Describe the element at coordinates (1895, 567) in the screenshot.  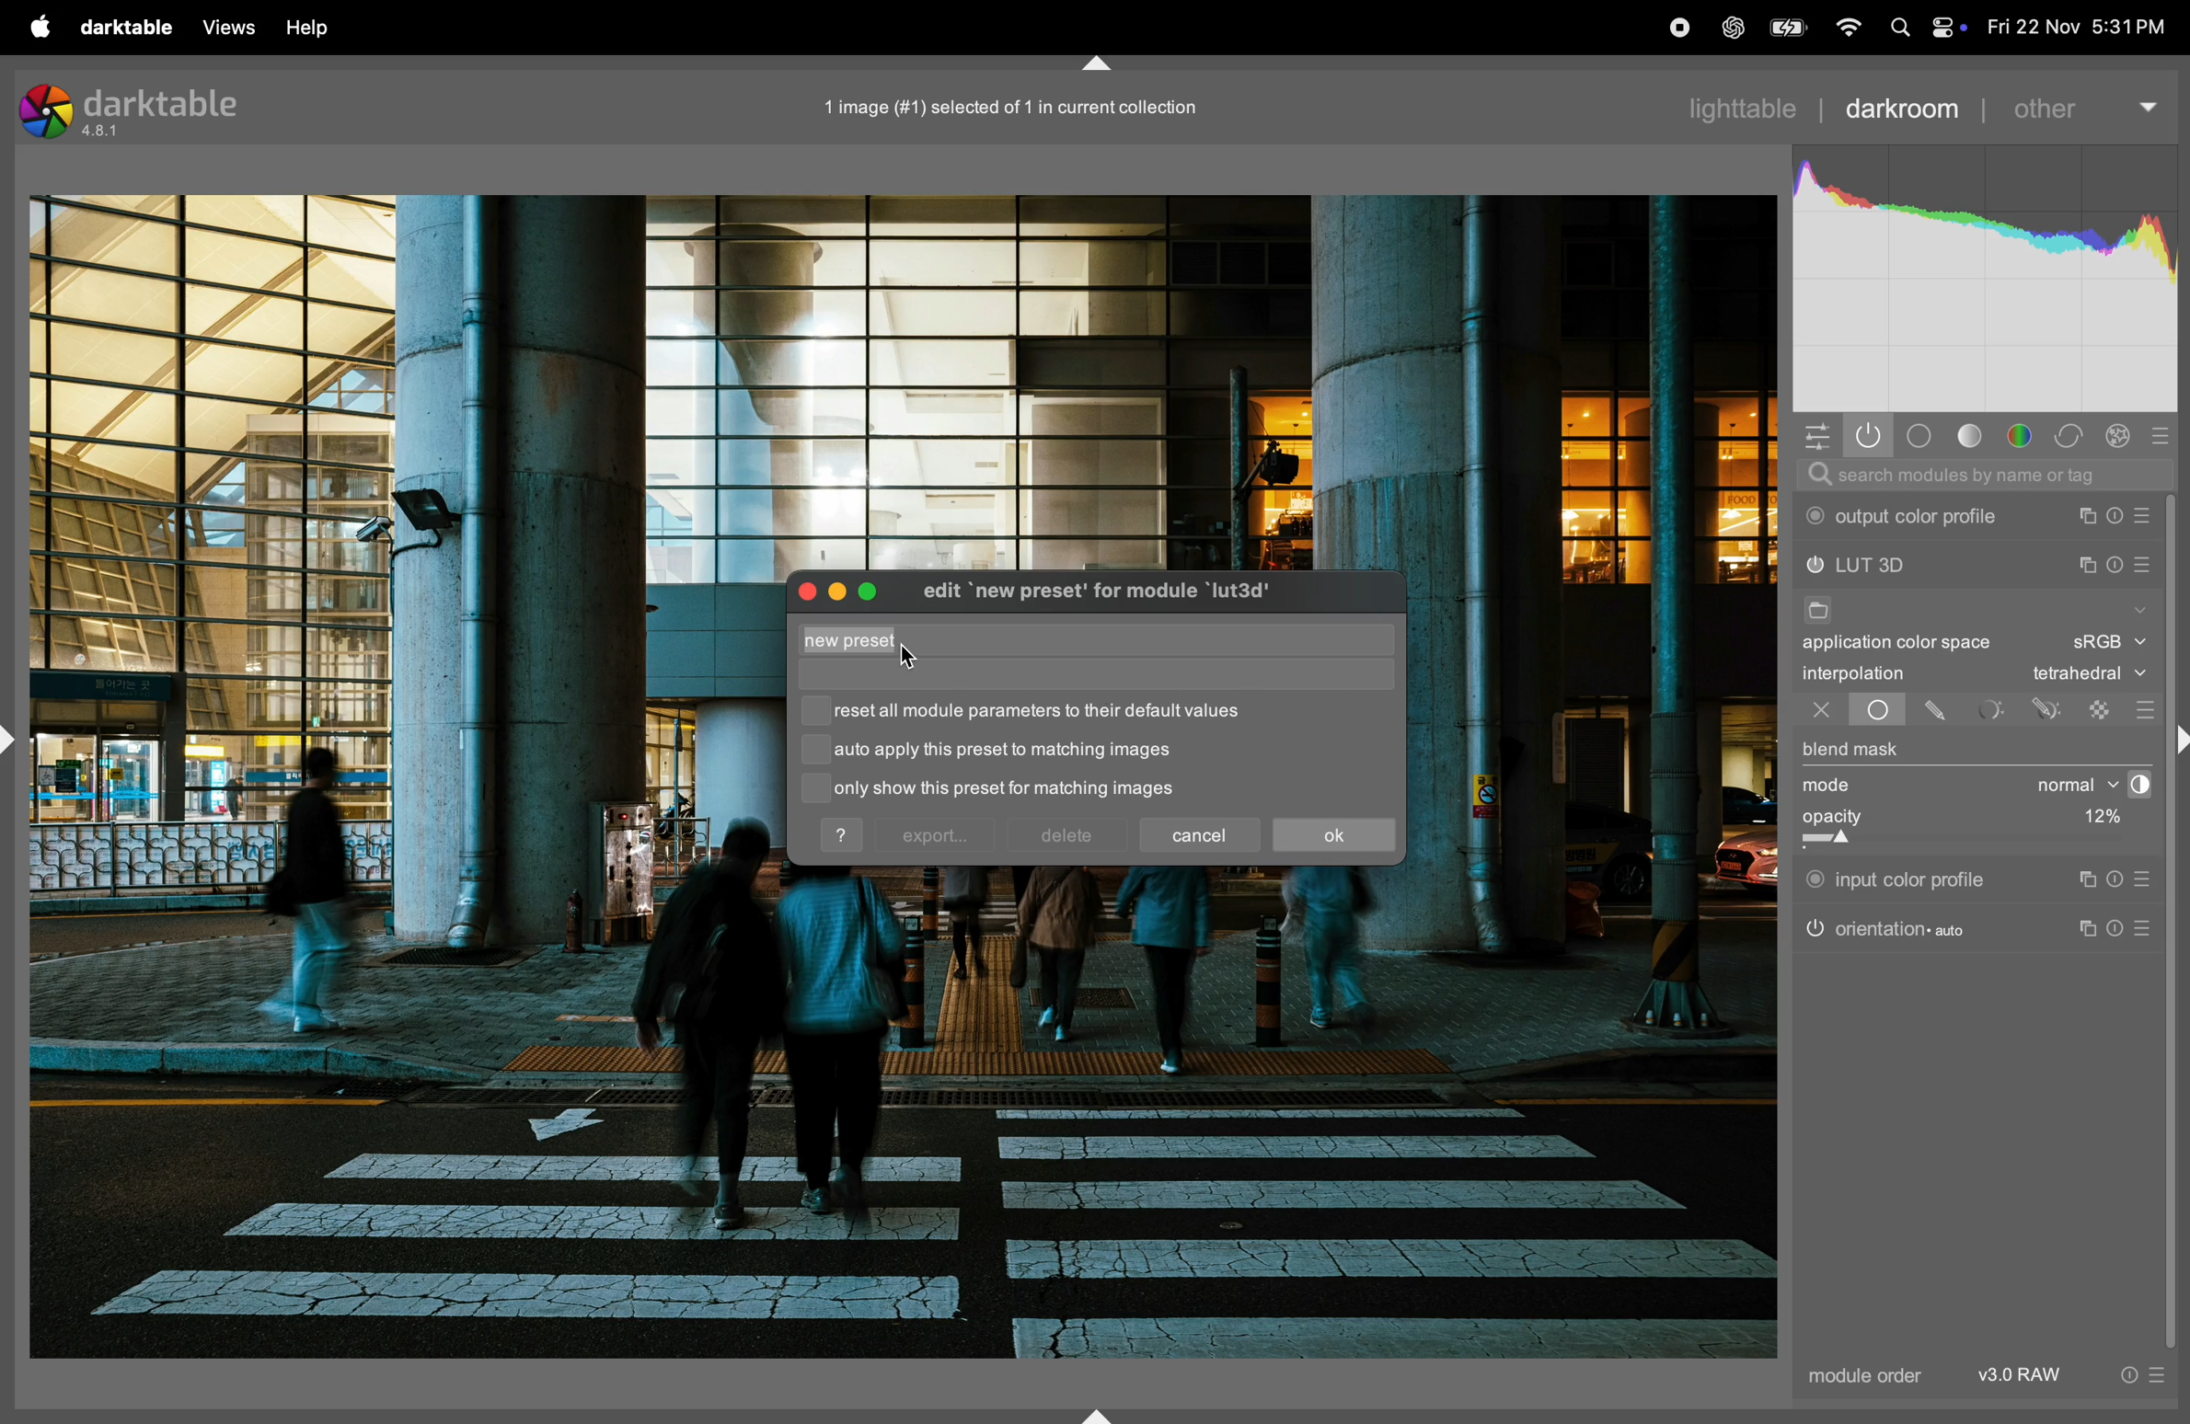
I see `lut 3d` at that location.